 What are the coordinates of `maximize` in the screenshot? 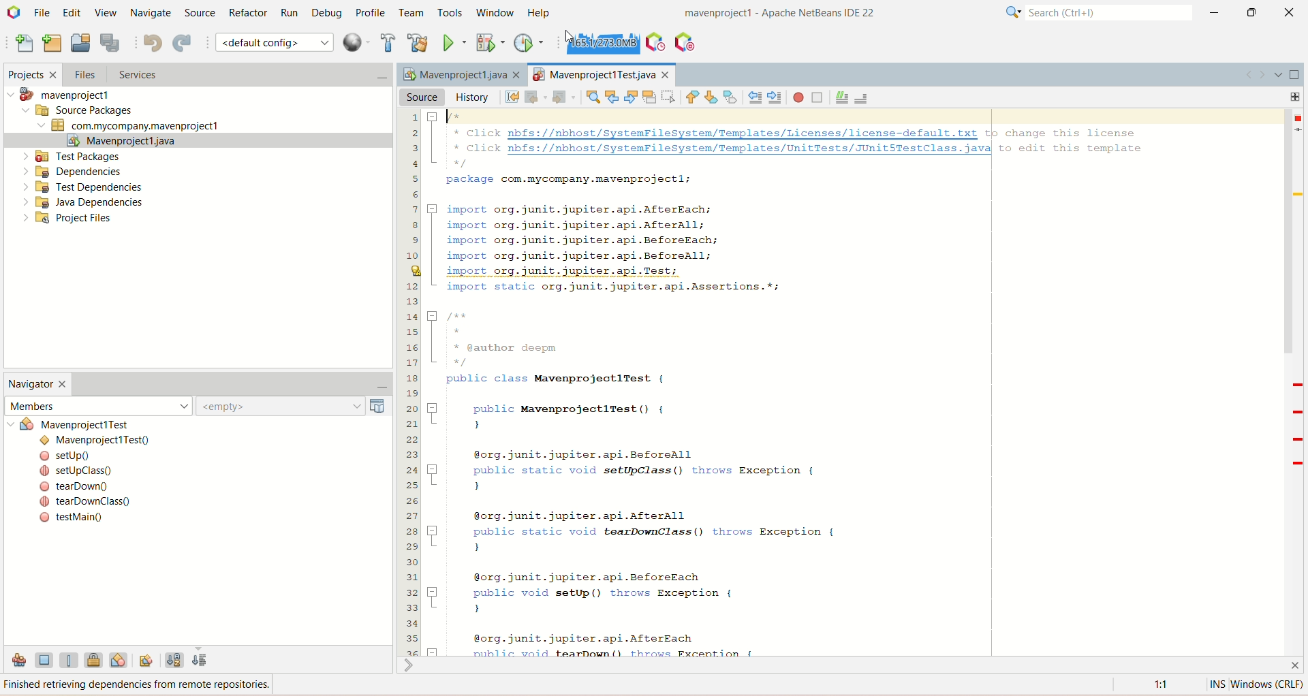 It's located at (1295, 75).